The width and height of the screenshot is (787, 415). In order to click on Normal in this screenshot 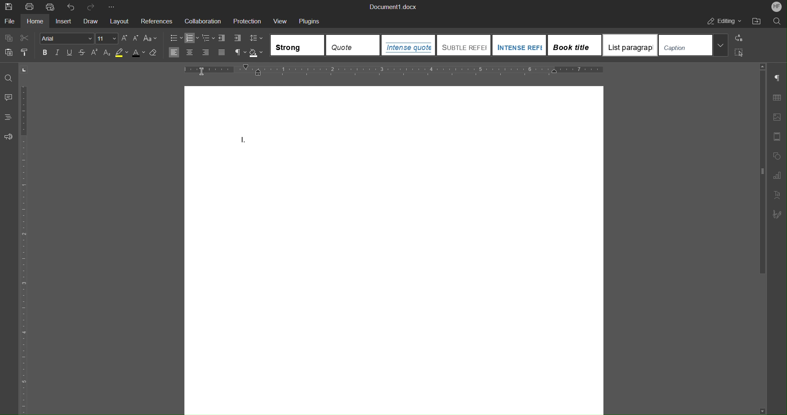, I will do `click(297, 45)`.